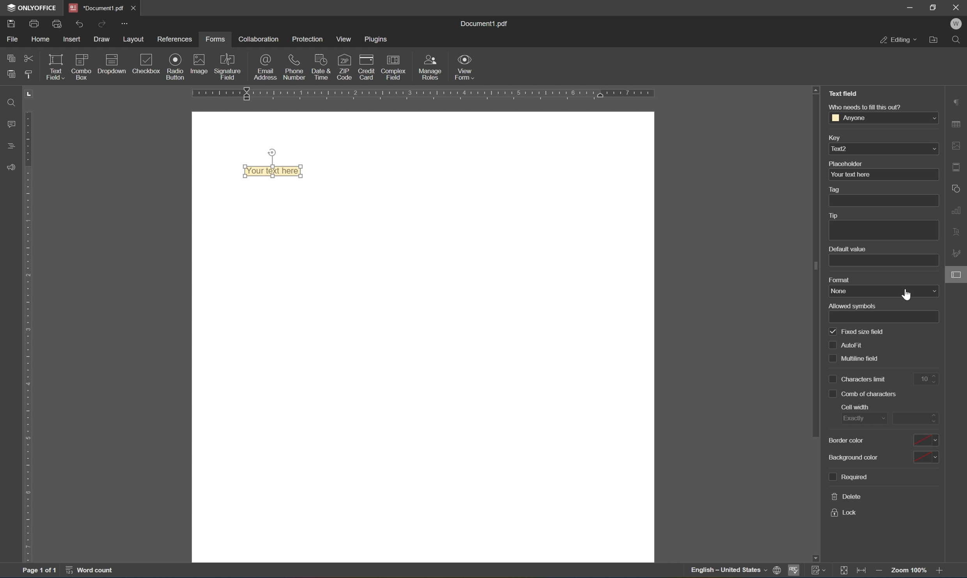 This screenshot has height=578, width=967. I want to click on spell checking, so click(795, 570).